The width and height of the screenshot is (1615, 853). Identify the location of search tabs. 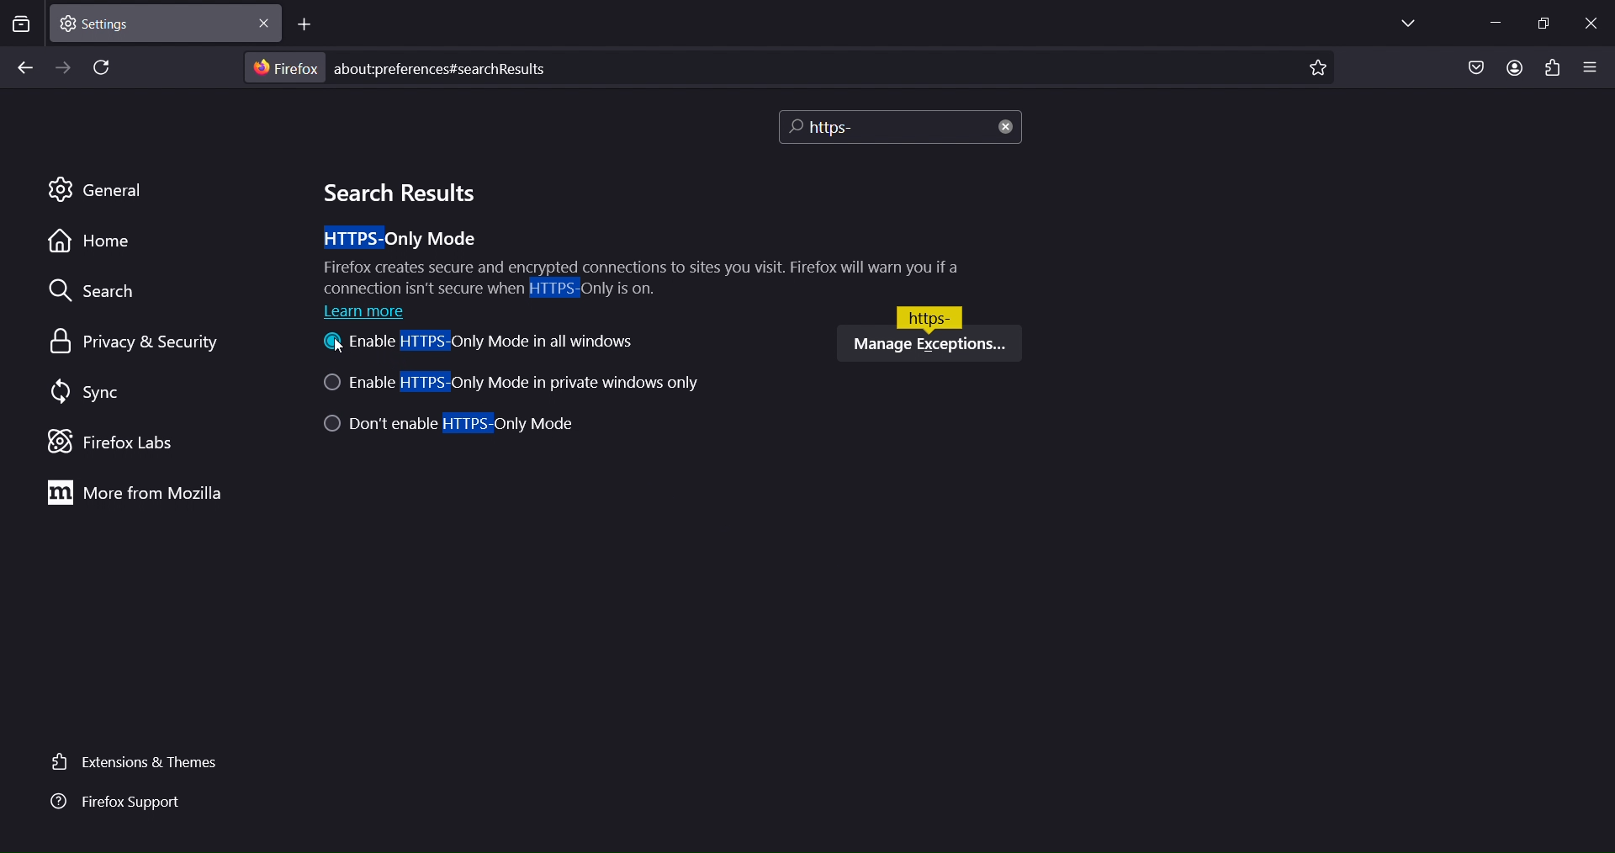
(22, 25).